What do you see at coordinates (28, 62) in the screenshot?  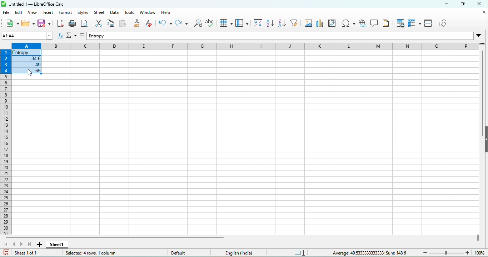 I see `selected cells` at bounding box center [28, 62].